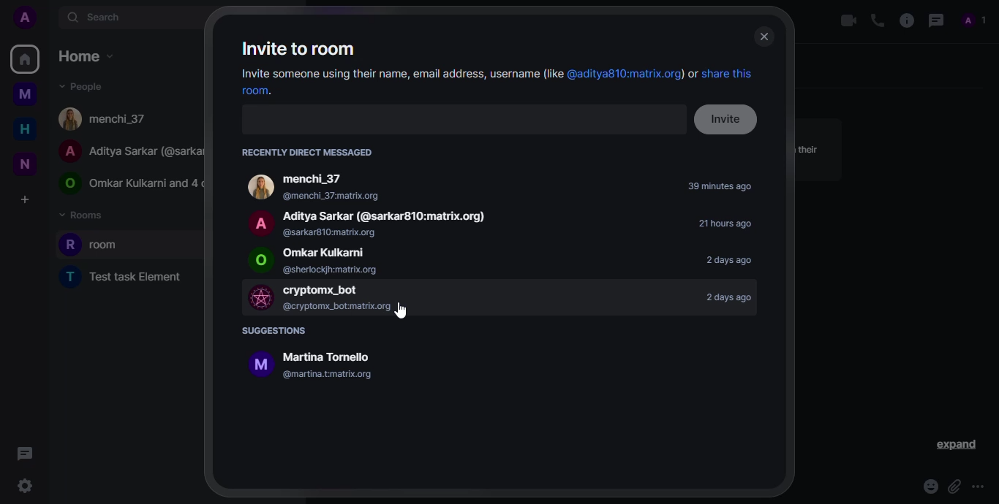 This screenshot has width=999, height=504. Describe the element at coordinates (954, 487) in the screenshot. I see `attach` at that location.